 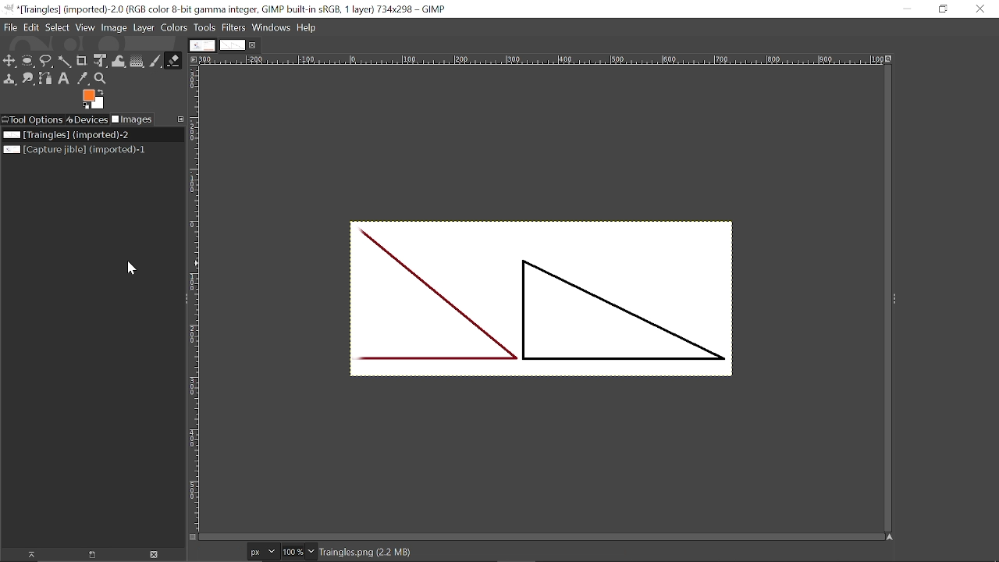 What do you see at coordinates (131, 267) in the screenshot?
I see `Cursor` at bounding box center [131, 267].